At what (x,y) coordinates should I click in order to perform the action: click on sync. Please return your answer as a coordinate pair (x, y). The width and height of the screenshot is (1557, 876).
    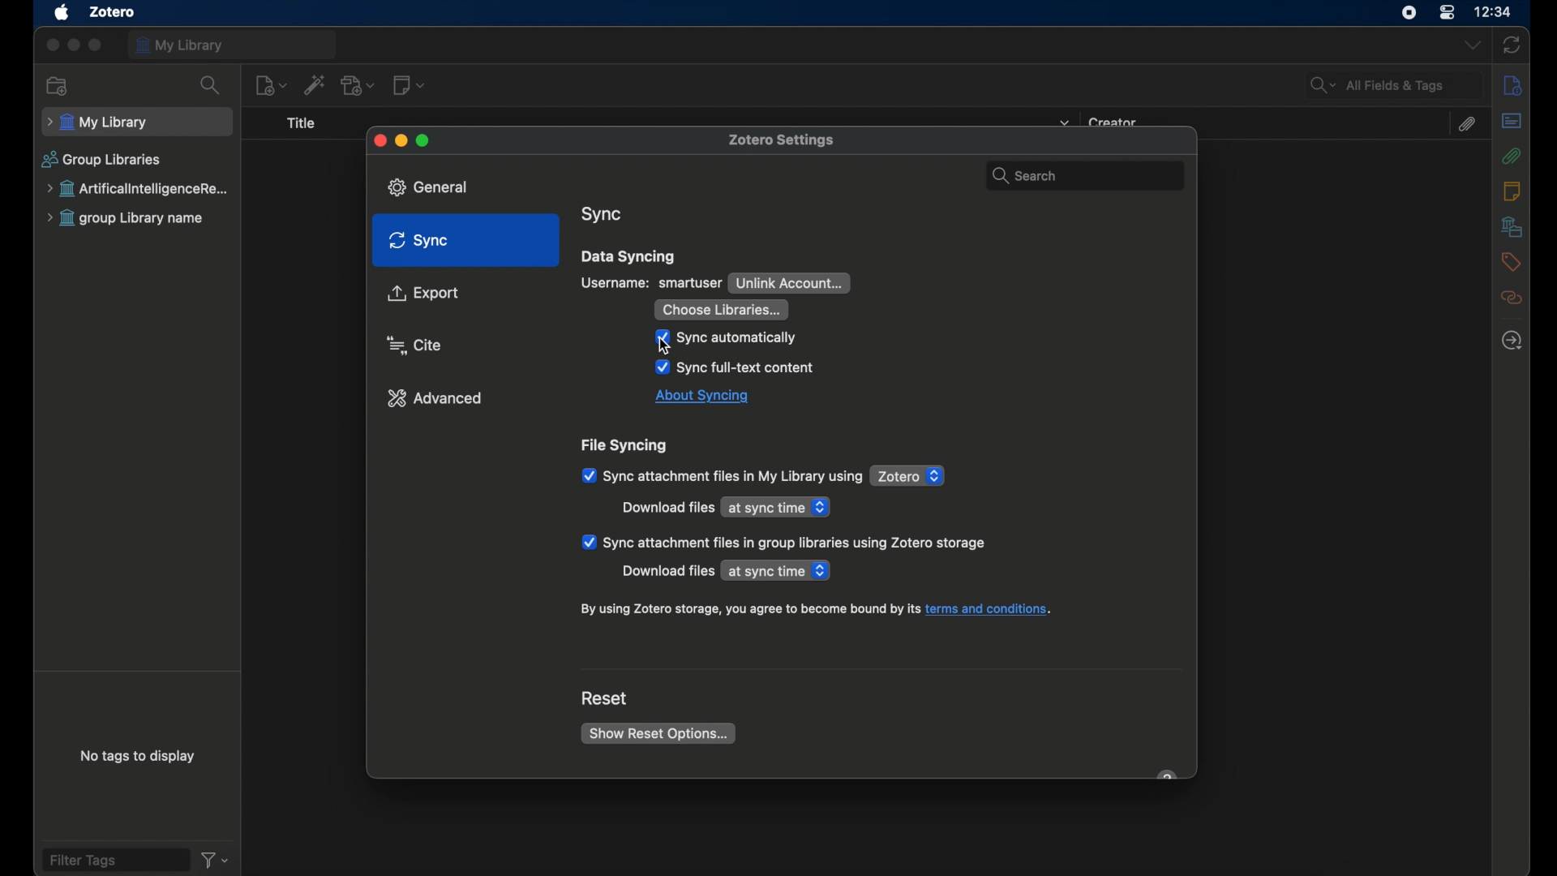
    Looking at the image, I should click on (418, 241).